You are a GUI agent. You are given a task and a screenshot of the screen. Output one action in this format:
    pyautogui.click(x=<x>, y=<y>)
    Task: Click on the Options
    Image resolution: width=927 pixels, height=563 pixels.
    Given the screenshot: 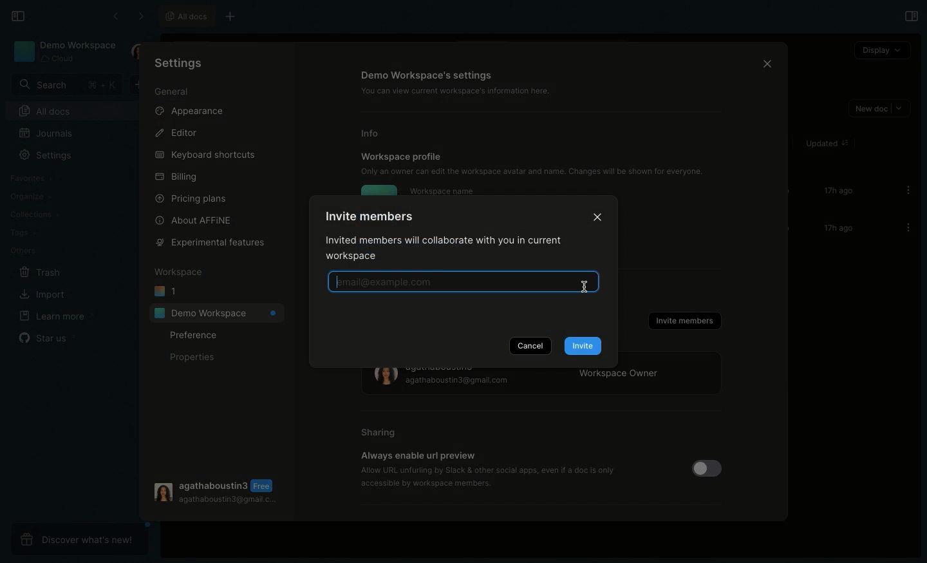 What is the action you would take?
    pyautogui.click(x=904, y=227)
    